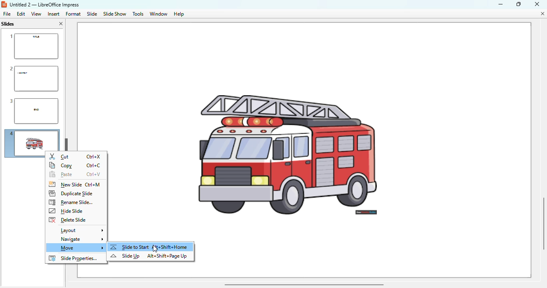  What do you see at coordinates (167, 256) in the screenshot?
I see `shortcut for slide up` at bounding box center [167, 256].